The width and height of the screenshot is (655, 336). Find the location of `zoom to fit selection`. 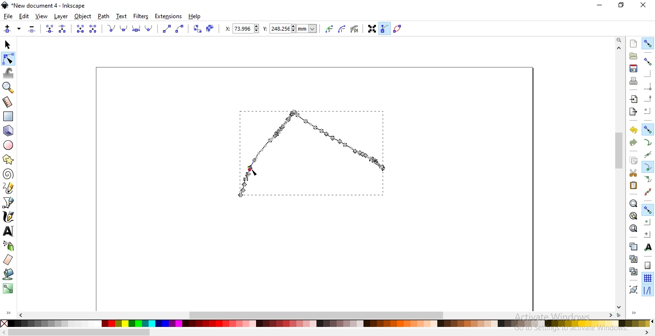

zoom to fit selection is located at coordinates (632, 203).